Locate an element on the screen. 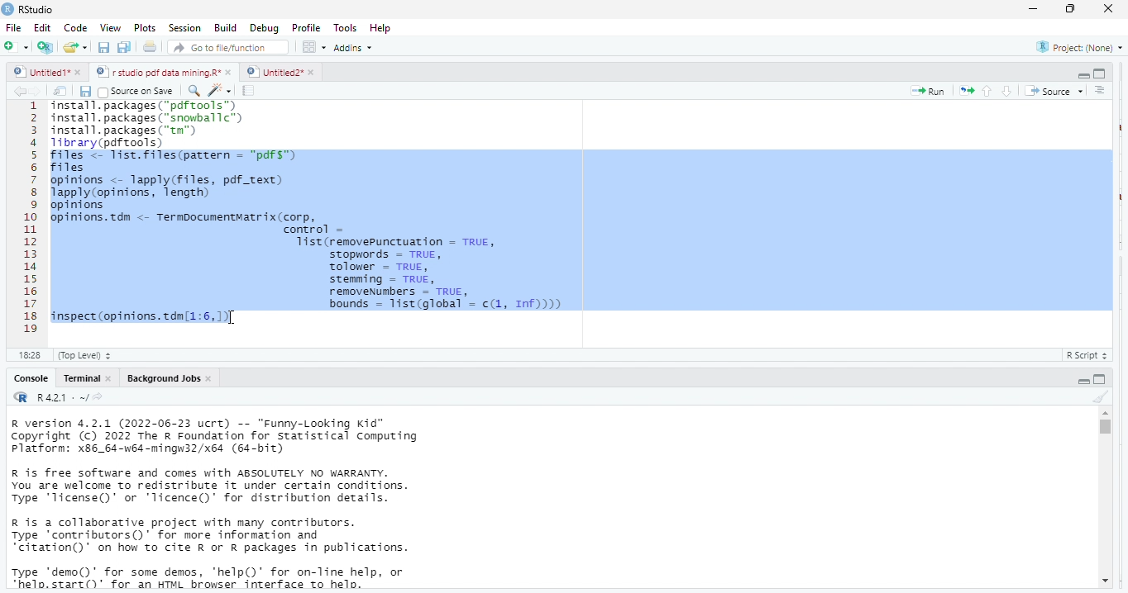  create a project is located at coordinates (44, 47).